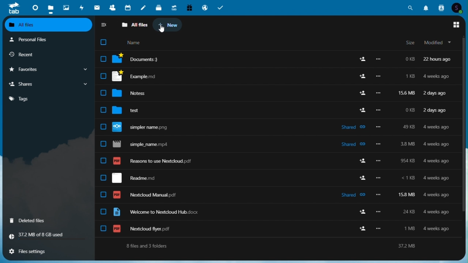 The image size is (468, 263). I want to click on Free trial, so click(189, 7).